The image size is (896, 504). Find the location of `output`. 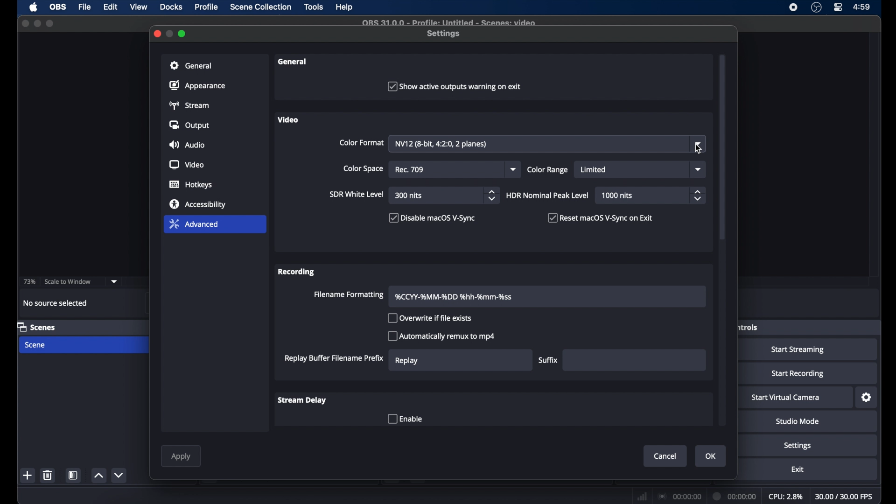

output is located at coordinates (189, 126).